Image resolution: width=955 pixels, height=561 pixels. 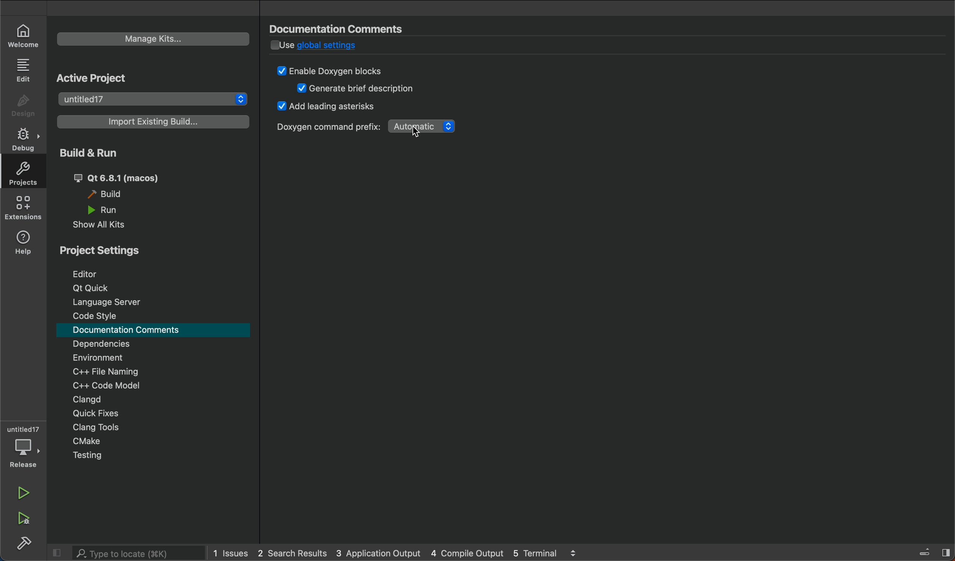 What do you see at coordinates (92, 289) in the screenshot?
I see `t quick` at bounding box center [92, 289].